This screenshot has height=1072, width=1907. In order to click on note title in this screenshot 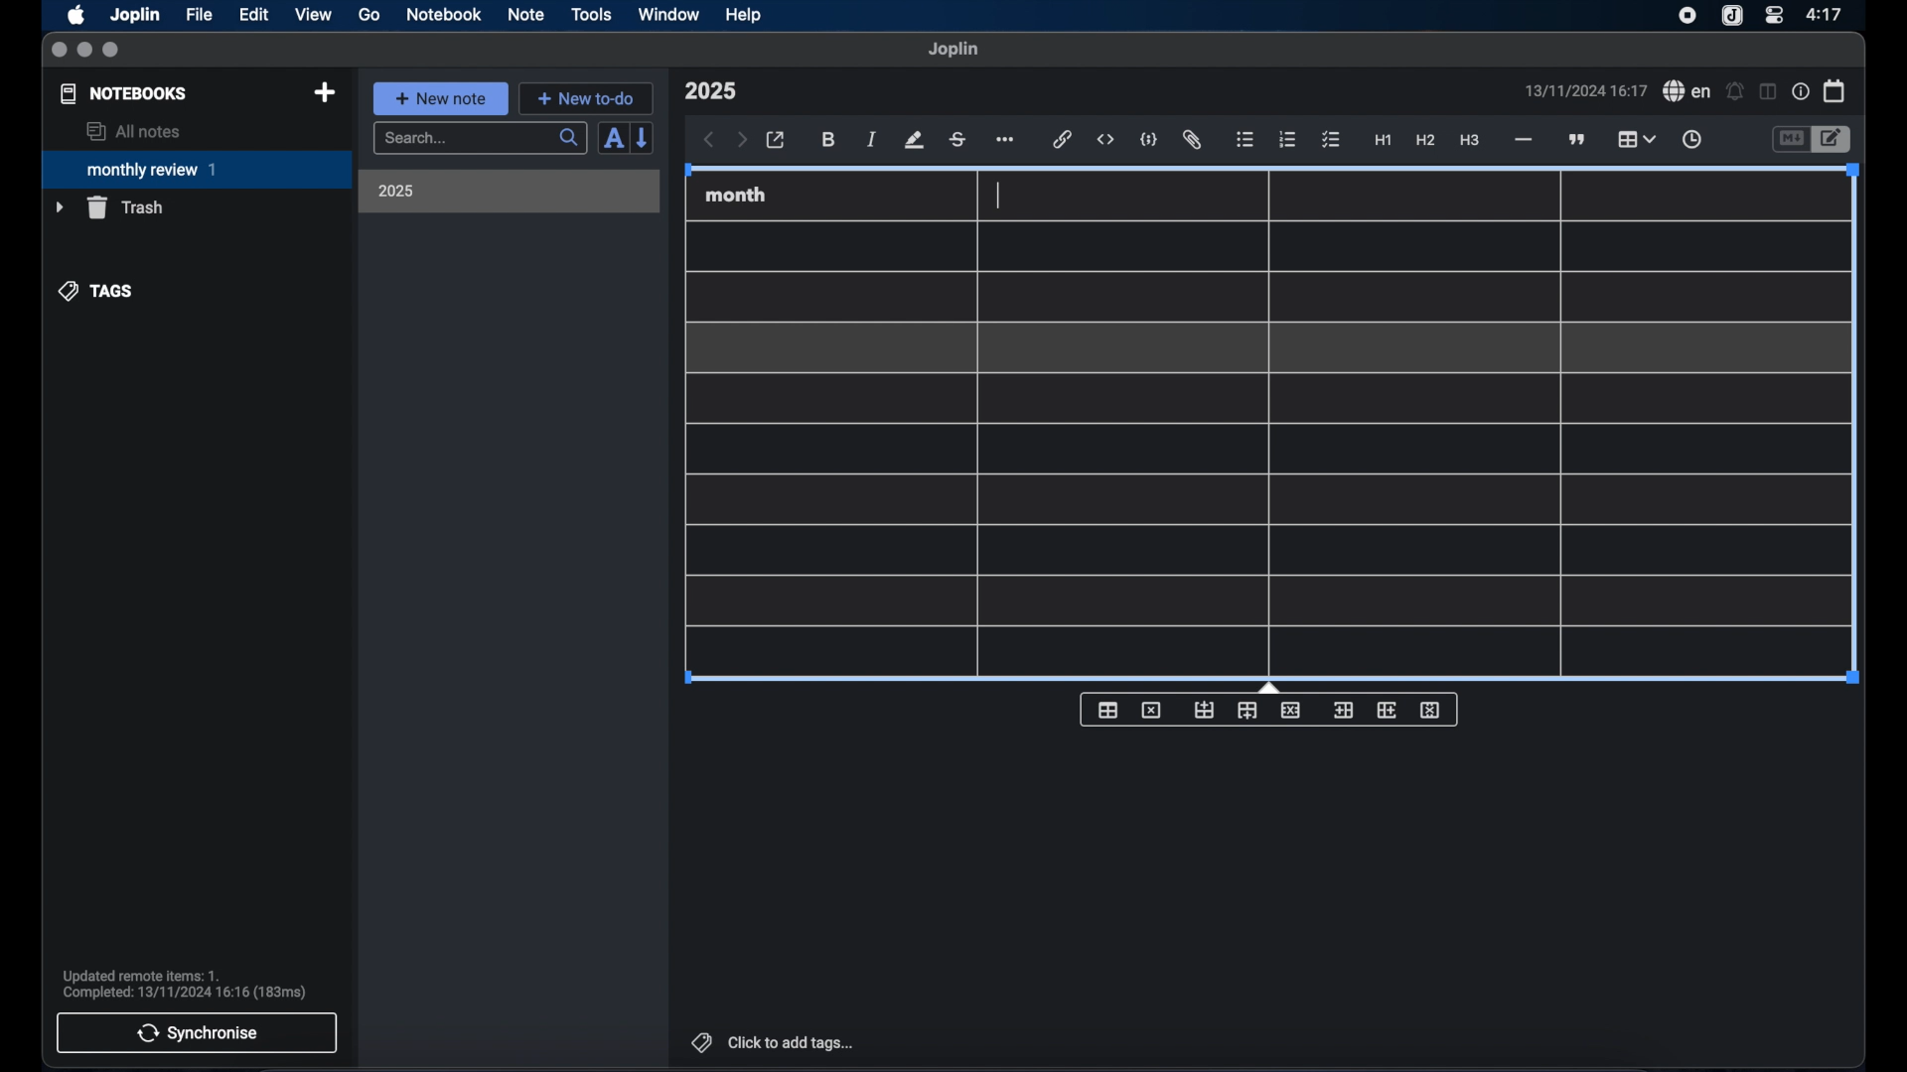, I will do `click(710, 91)`.